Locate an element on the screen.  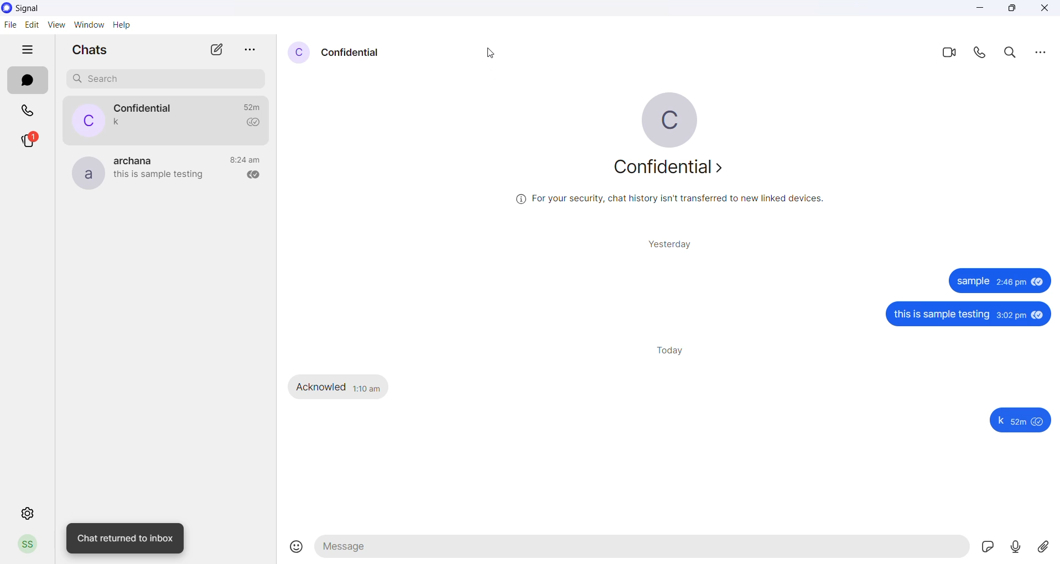
read recipient  is located at coordinates (254, 123).